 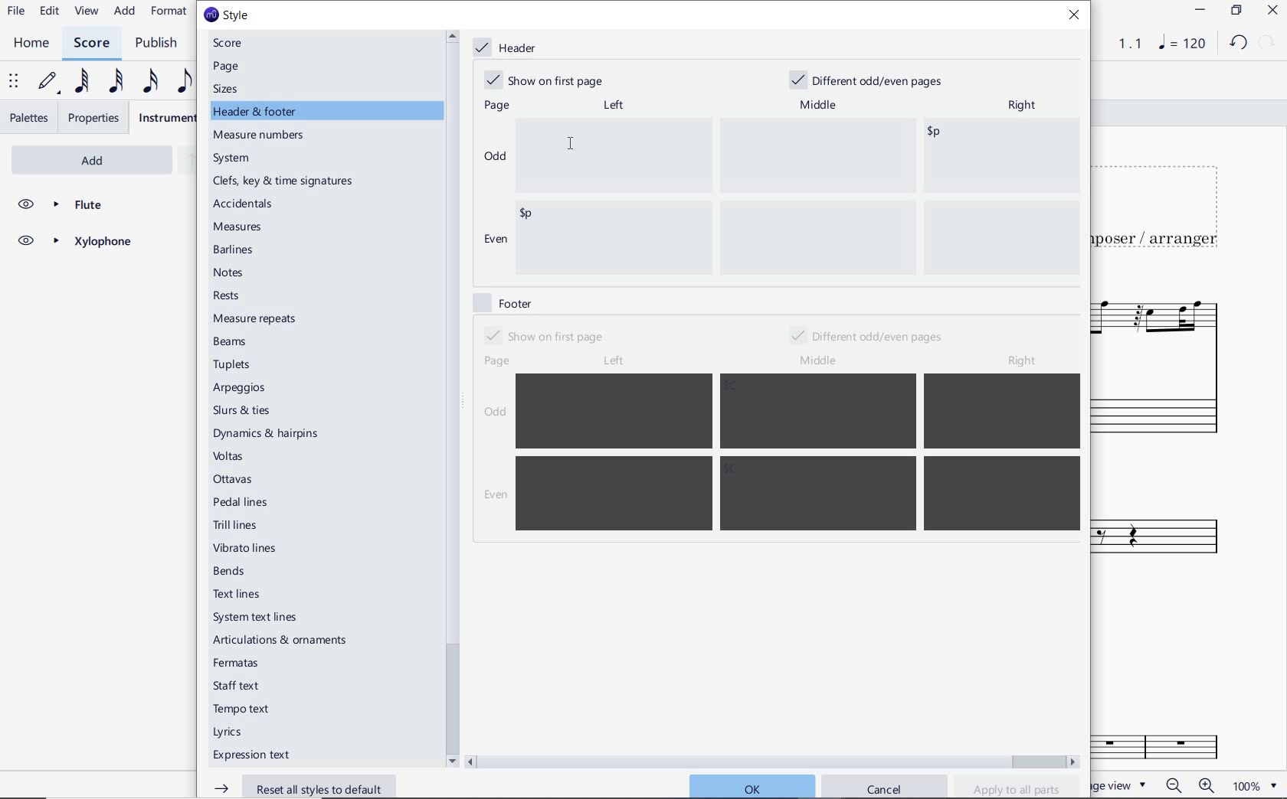 I want to click on system text lines, so click(x=257, y=617).